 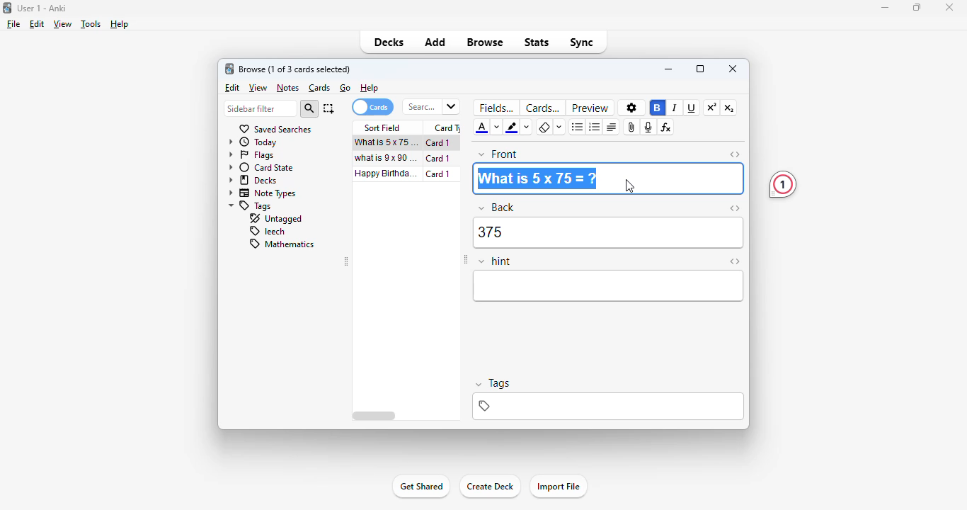 I want to click on 1, so click(x=783, y=185).